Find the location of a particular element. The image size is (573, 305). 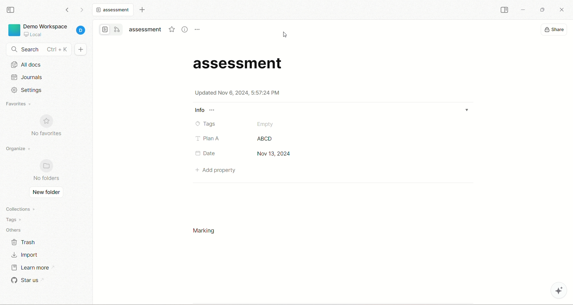

new doc is located at coordinates (80, 49).